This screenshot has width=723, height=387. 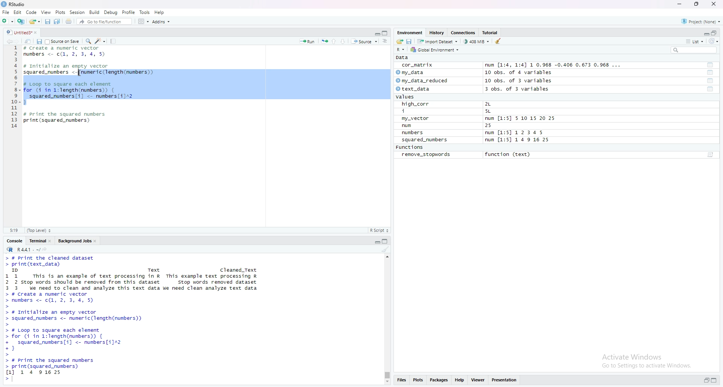 I want to click on num [1:5] 1 2 345, so click(x=516, y=133).